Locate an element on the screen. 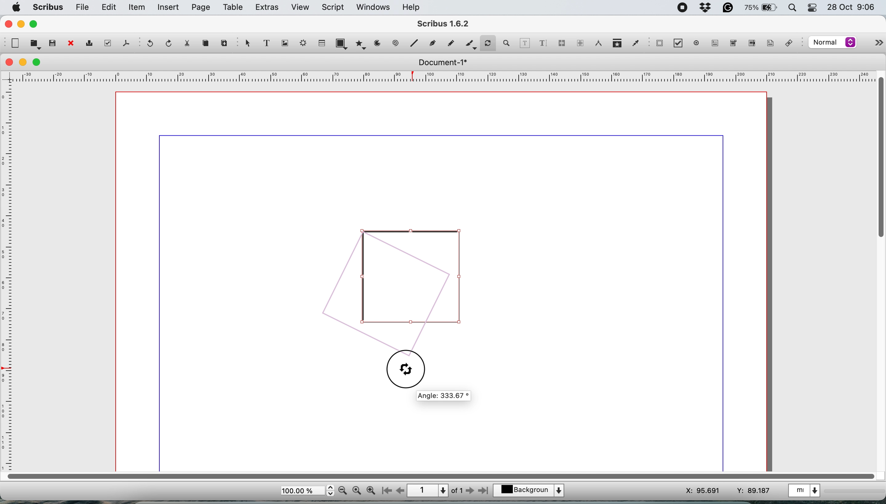 The height and width of the screenshot is (504, 886). go to last page is located at coordinates (485, 492).